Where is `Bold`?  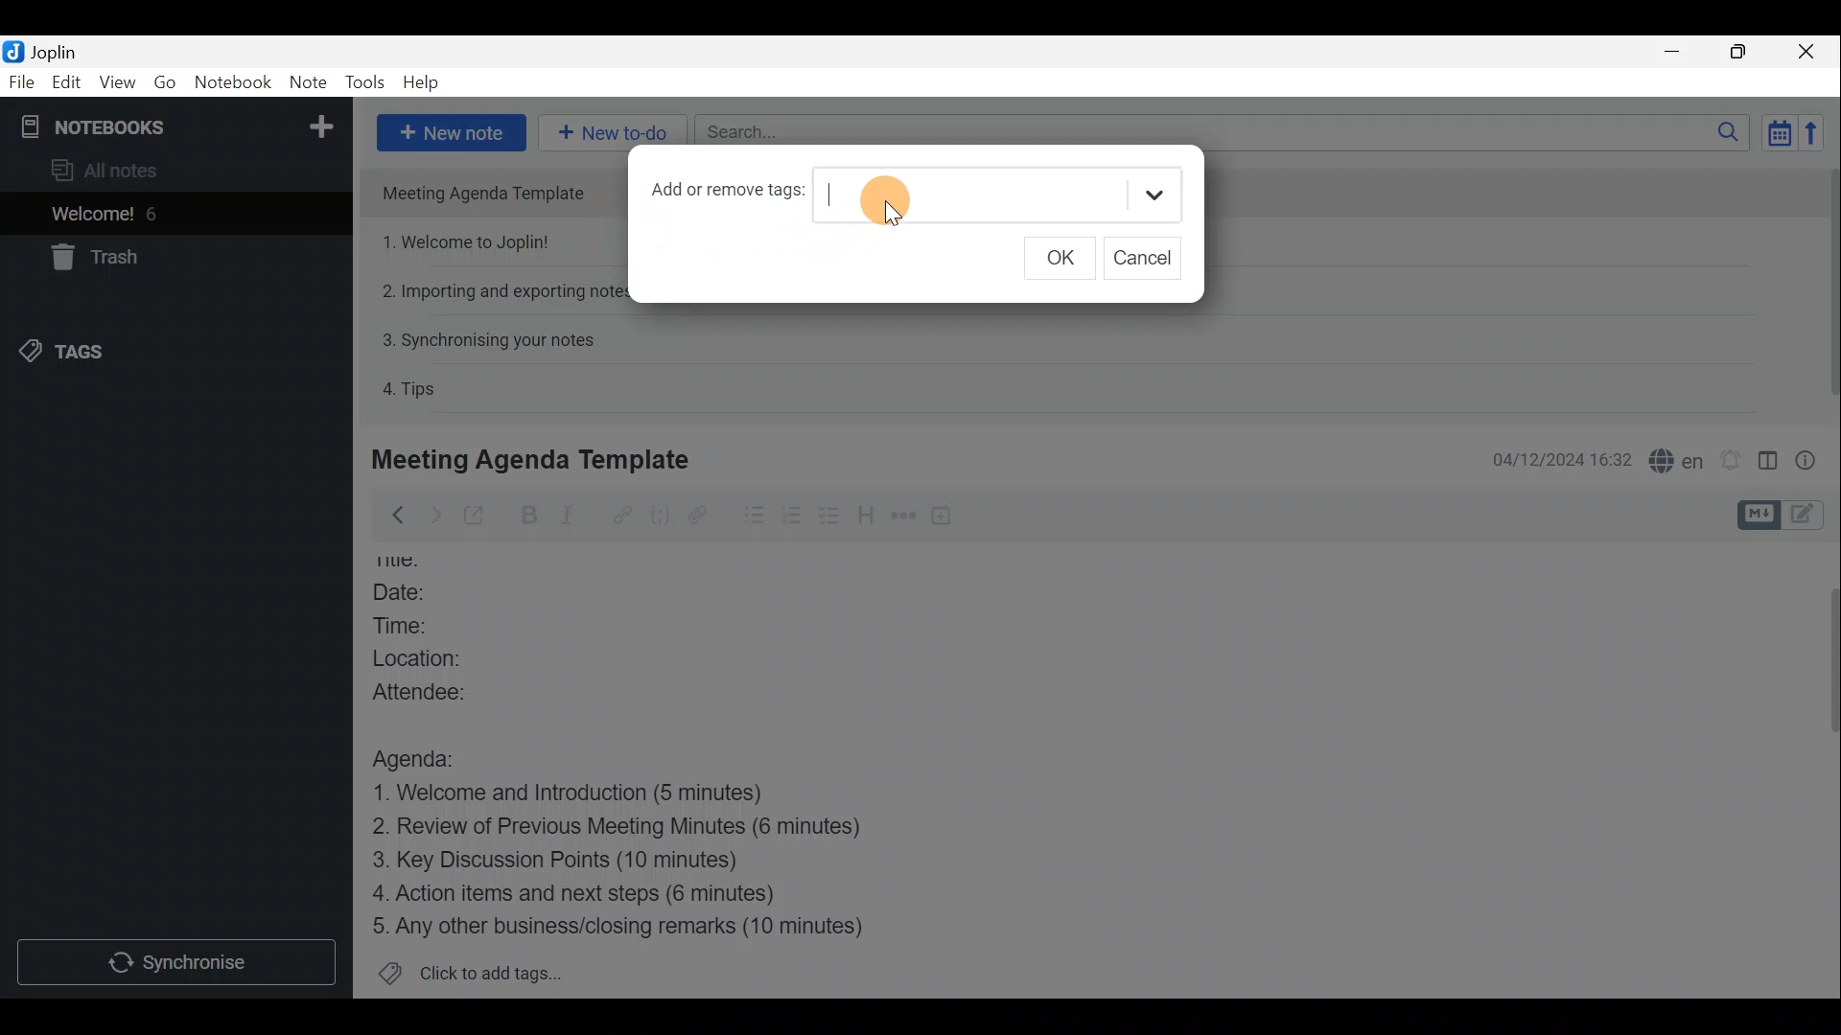 Bold is located at coordinates (529, 516).